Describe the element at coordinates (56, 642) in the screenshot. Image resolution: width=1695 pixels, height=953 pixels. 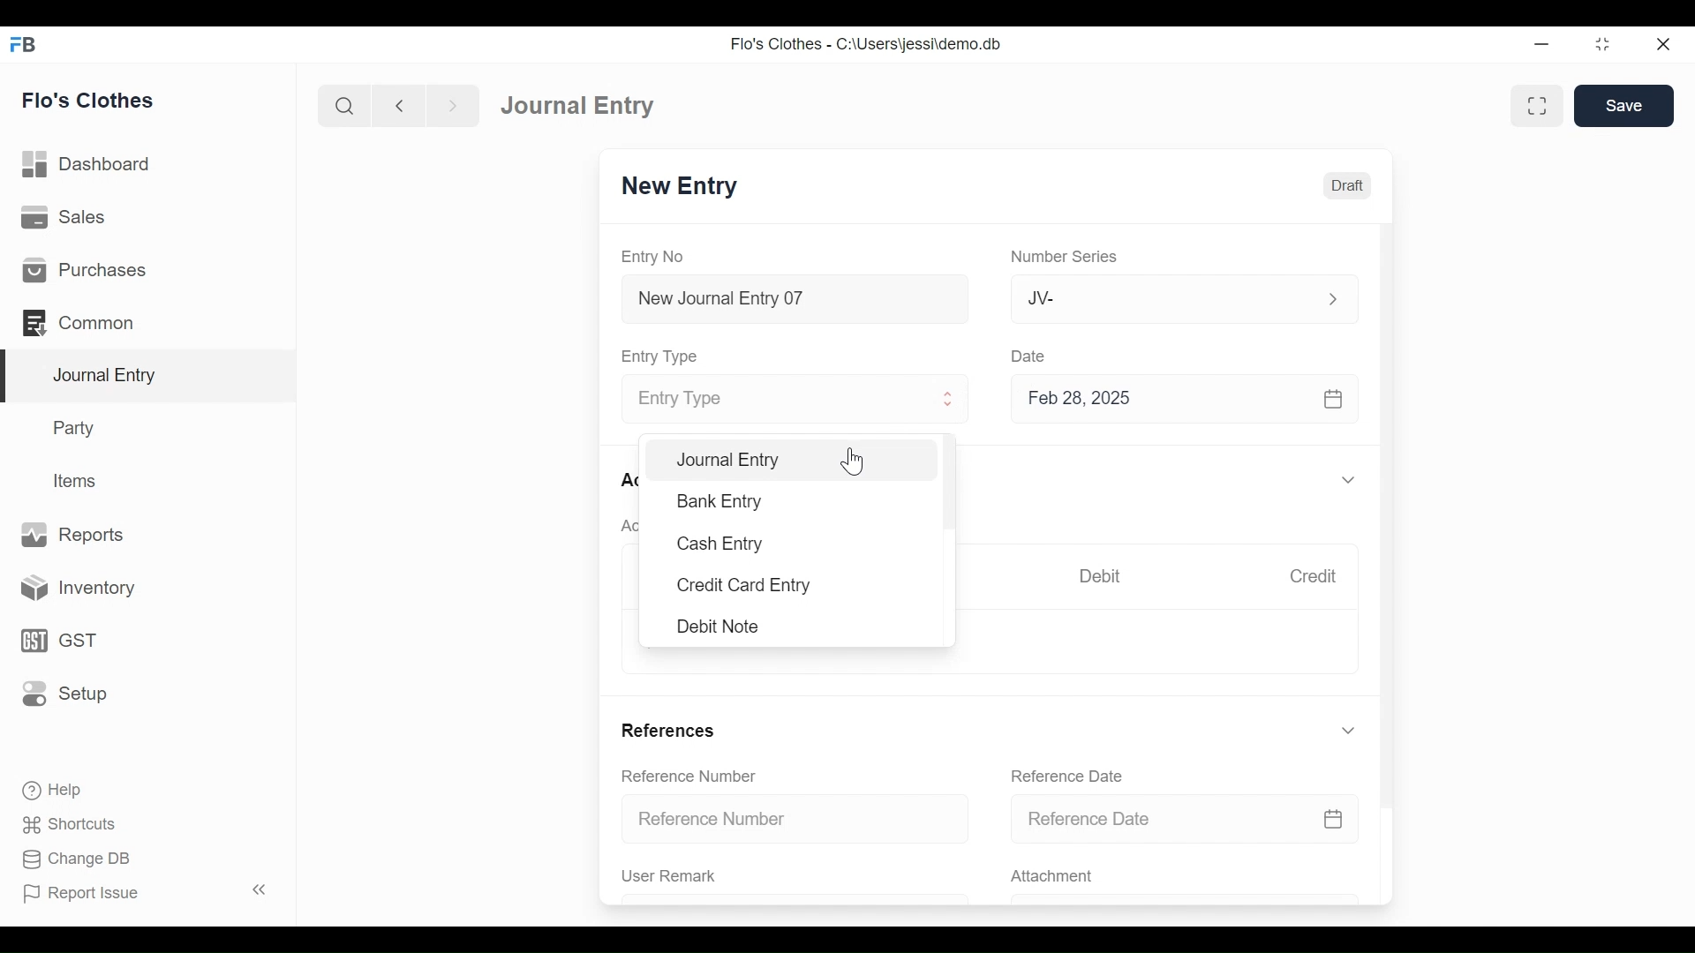
I see `GST` at that location.